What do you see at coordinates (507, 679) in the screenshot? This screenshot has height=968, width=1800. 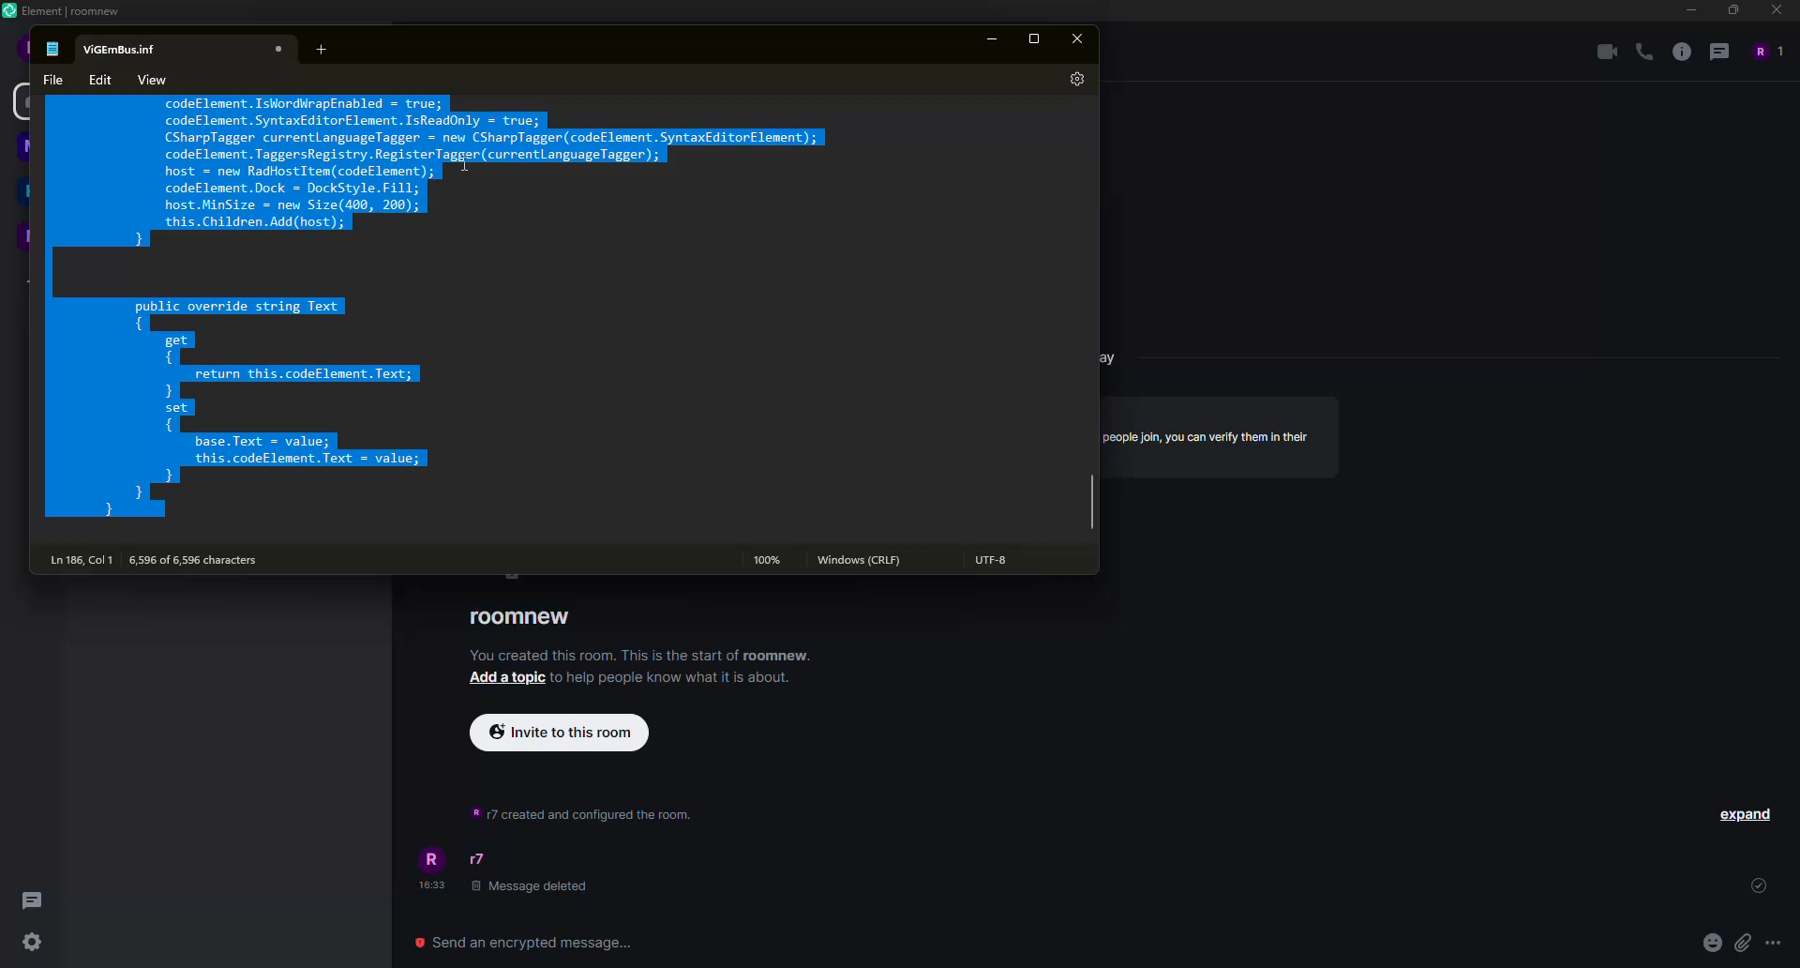 I see `add a topic` at bounding box center [507, 679].